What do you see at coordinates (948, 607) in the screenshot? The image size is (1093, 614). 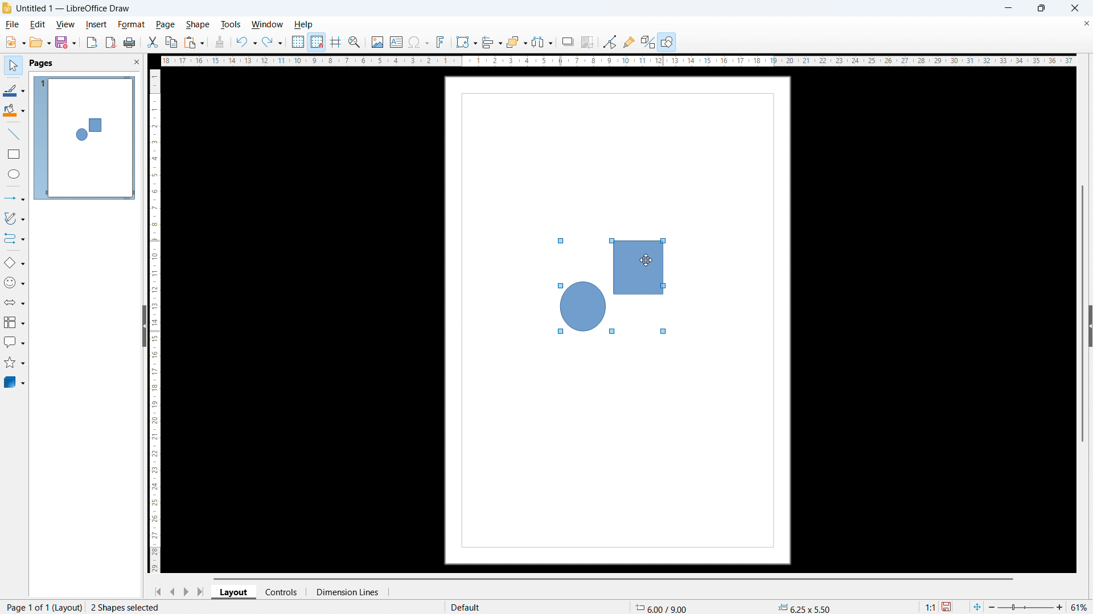 I see `save` at bounding box center [948, 607].